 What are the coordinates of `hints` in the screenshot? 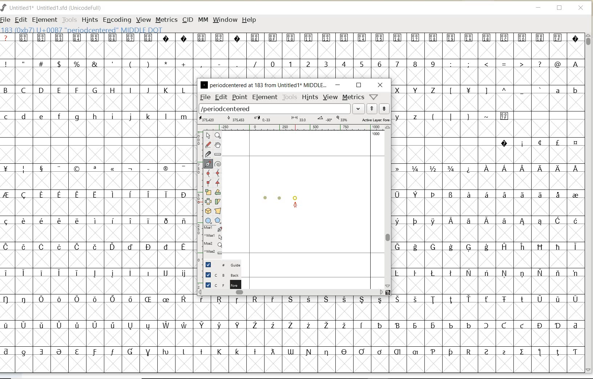 It's located at (310, 97).